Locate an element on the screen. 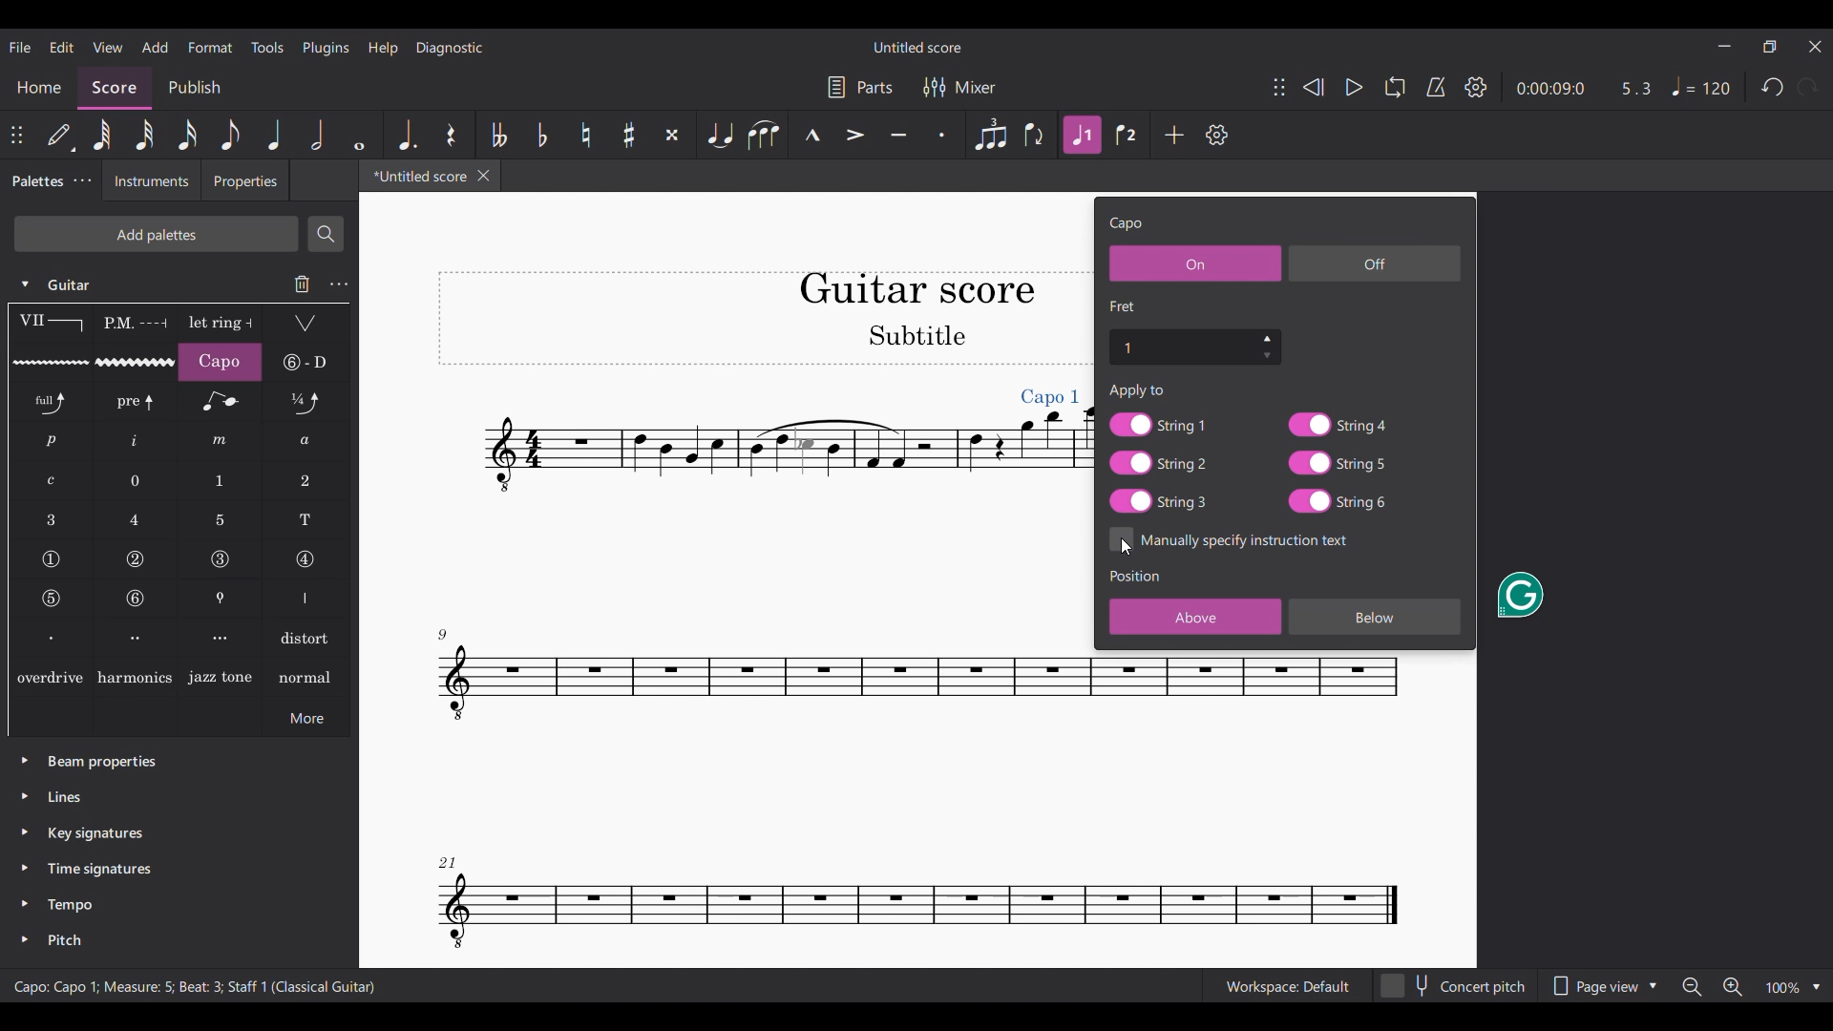  Thumb position is located at coordinates (221, 599).